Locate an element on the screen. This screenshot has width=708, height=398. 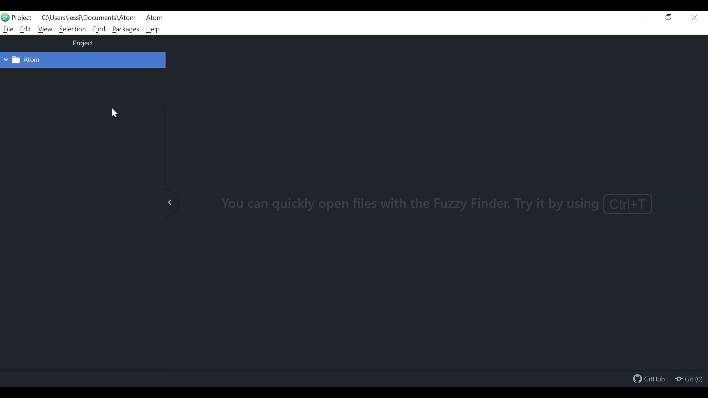
Projects is located at coordinates (22, 18).